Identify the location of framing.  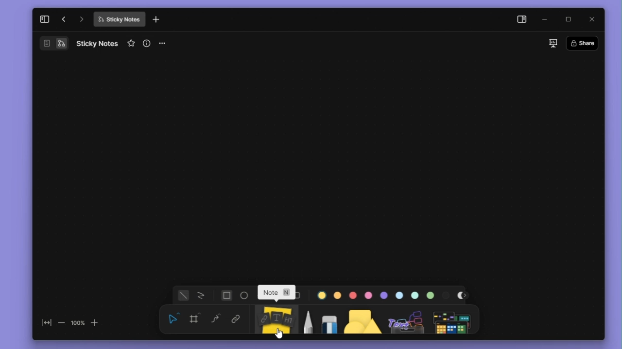
(195, 320).